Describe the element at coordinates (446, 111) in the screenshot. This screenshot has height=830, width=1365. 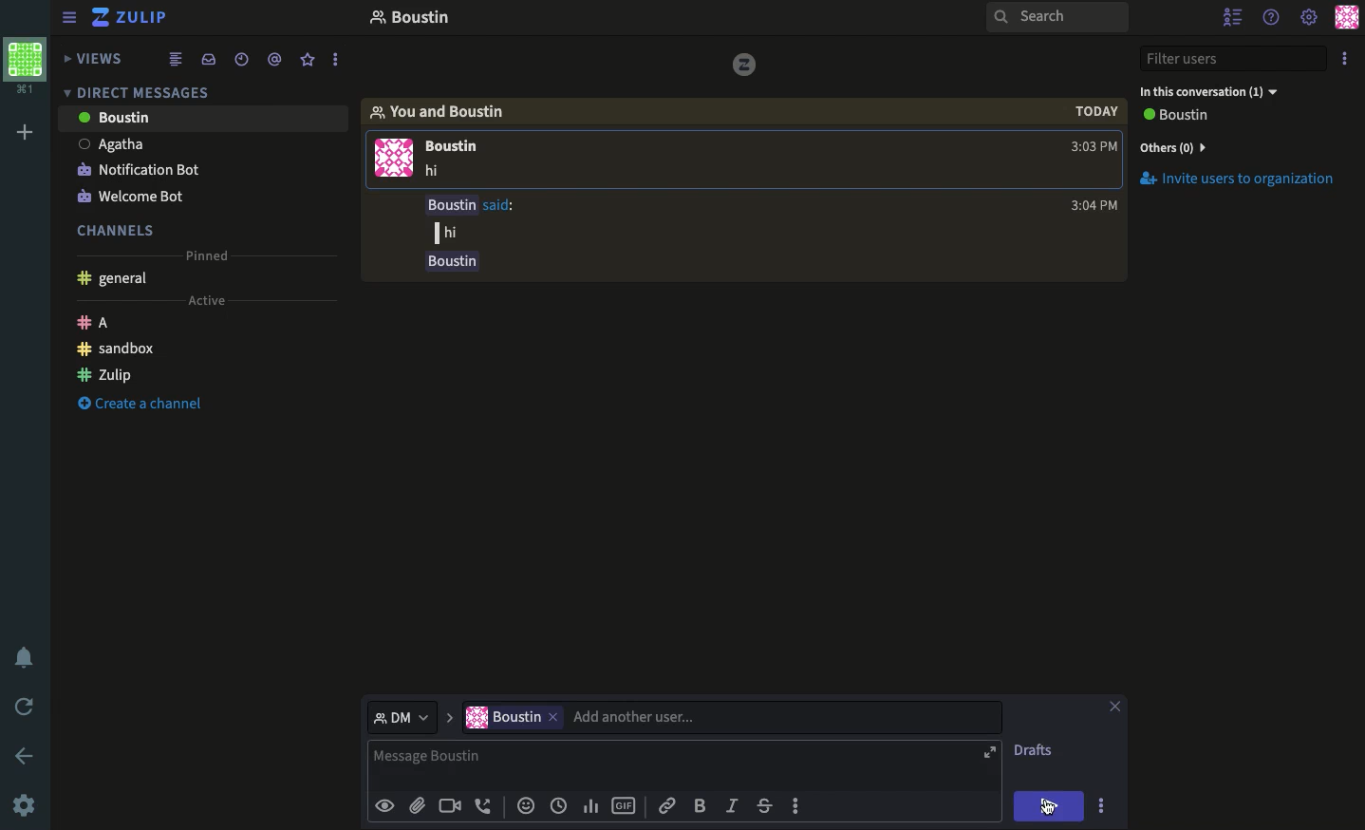
I see `You and user` at that location.